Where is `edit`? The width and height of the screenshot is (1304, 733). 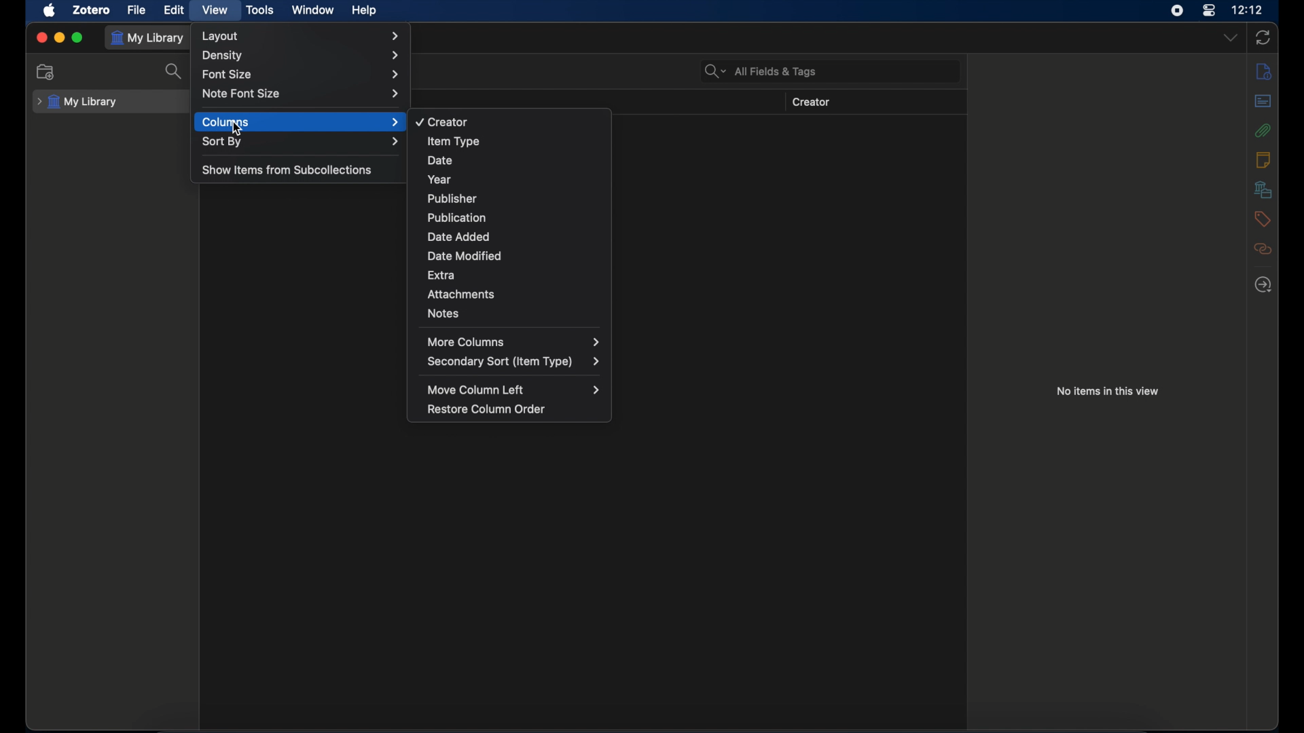
edit is located at coordinates (175, 10).